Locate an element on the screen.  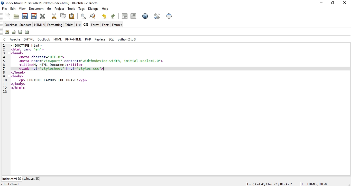
columns is located at coordinates (27, 32).